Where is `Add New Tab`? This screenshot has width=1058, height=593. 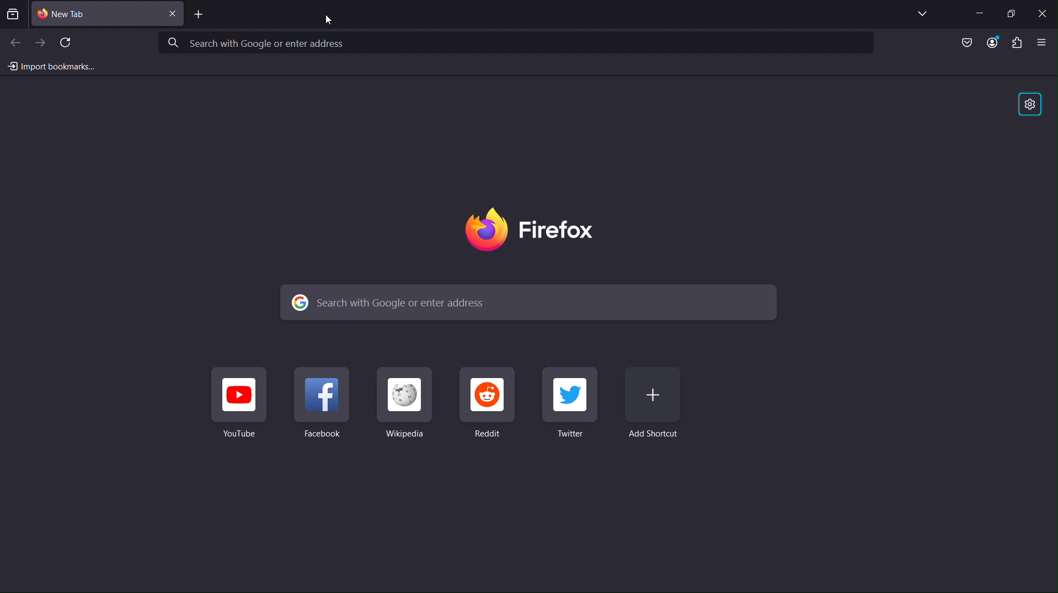 Add New Tab is located at coordinates (201, 15).